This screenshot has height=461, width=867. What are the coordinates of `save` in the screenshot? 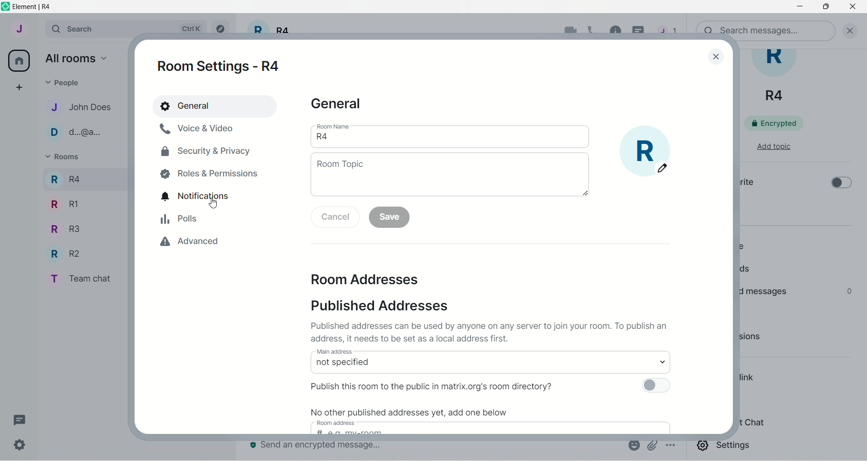 It's located at (392, 218).